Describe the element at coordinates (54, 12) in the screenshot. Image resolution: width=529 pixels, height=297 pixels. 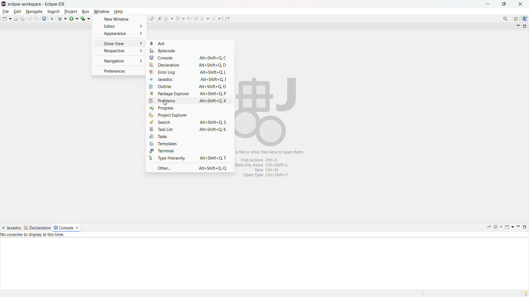
I see `search` at that location.